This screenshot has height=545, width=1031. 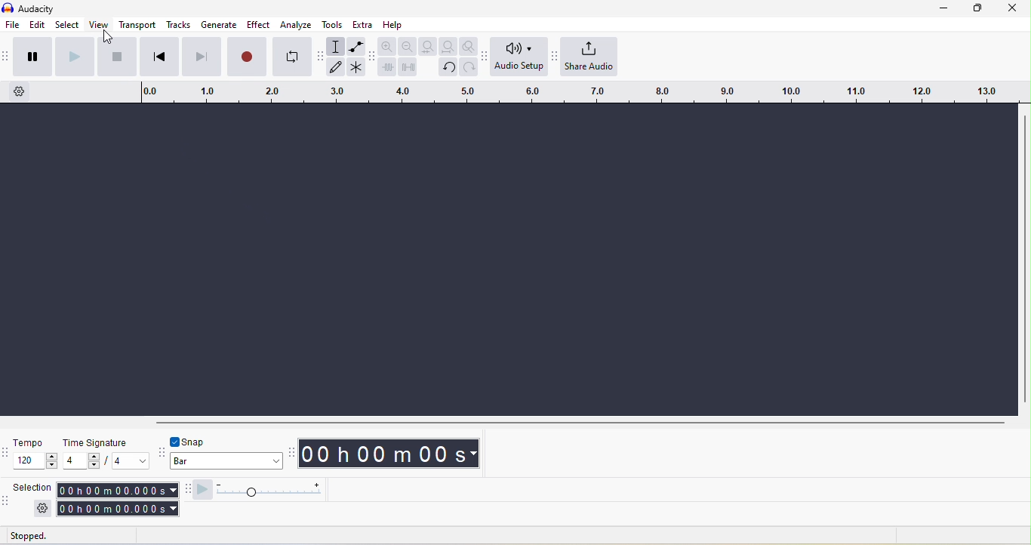 I want to click on envelop tool, so click(x=357, y=46).